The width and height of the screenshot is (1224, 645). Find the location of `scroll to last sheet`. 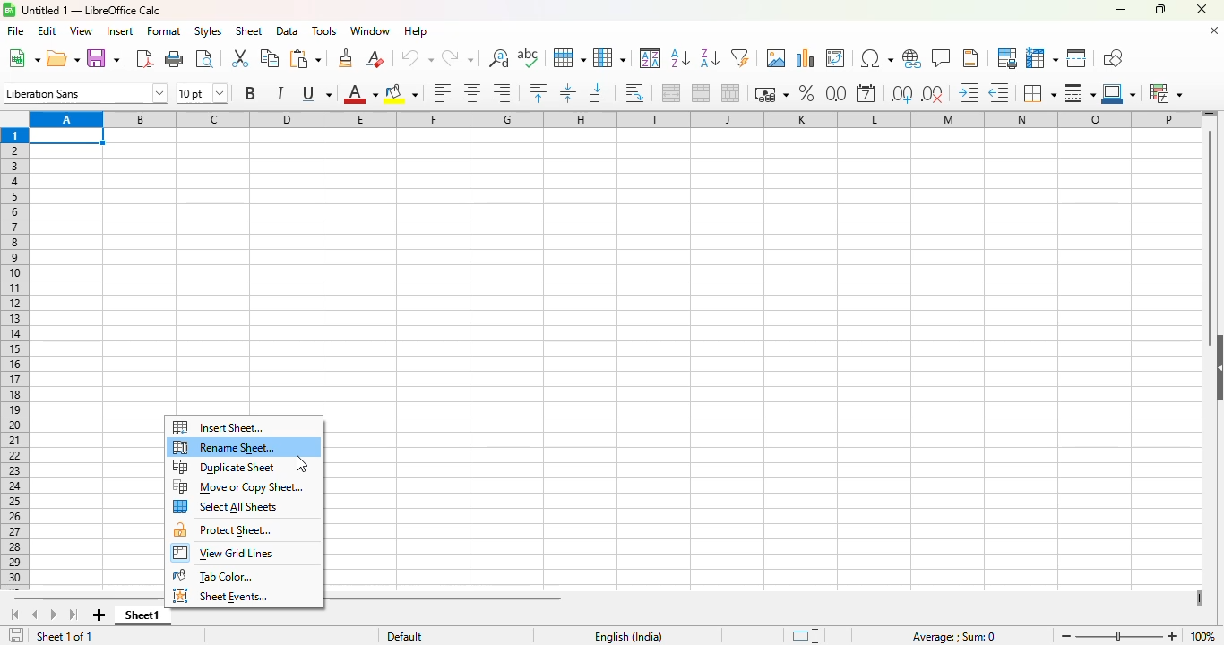

scroll to last sheet is located at coordinates (73, 615).